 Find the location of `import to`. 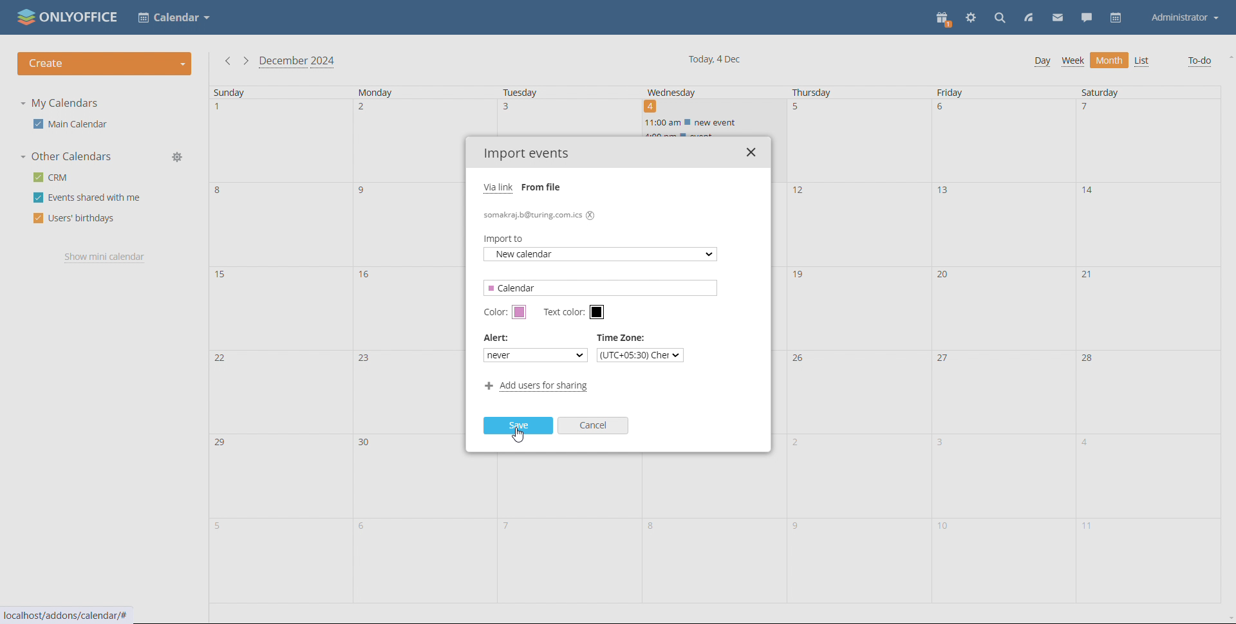

import to is located at coordinates (509, 241).